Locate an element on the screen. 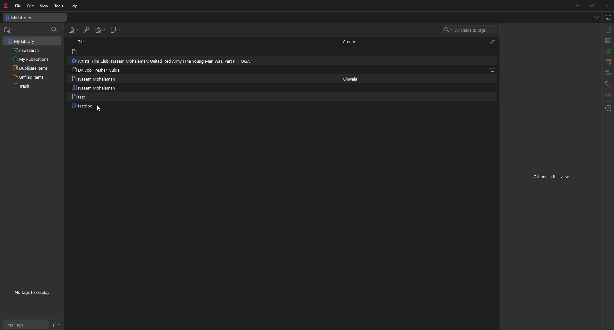  filter tags is located at coordinates (15, 325).